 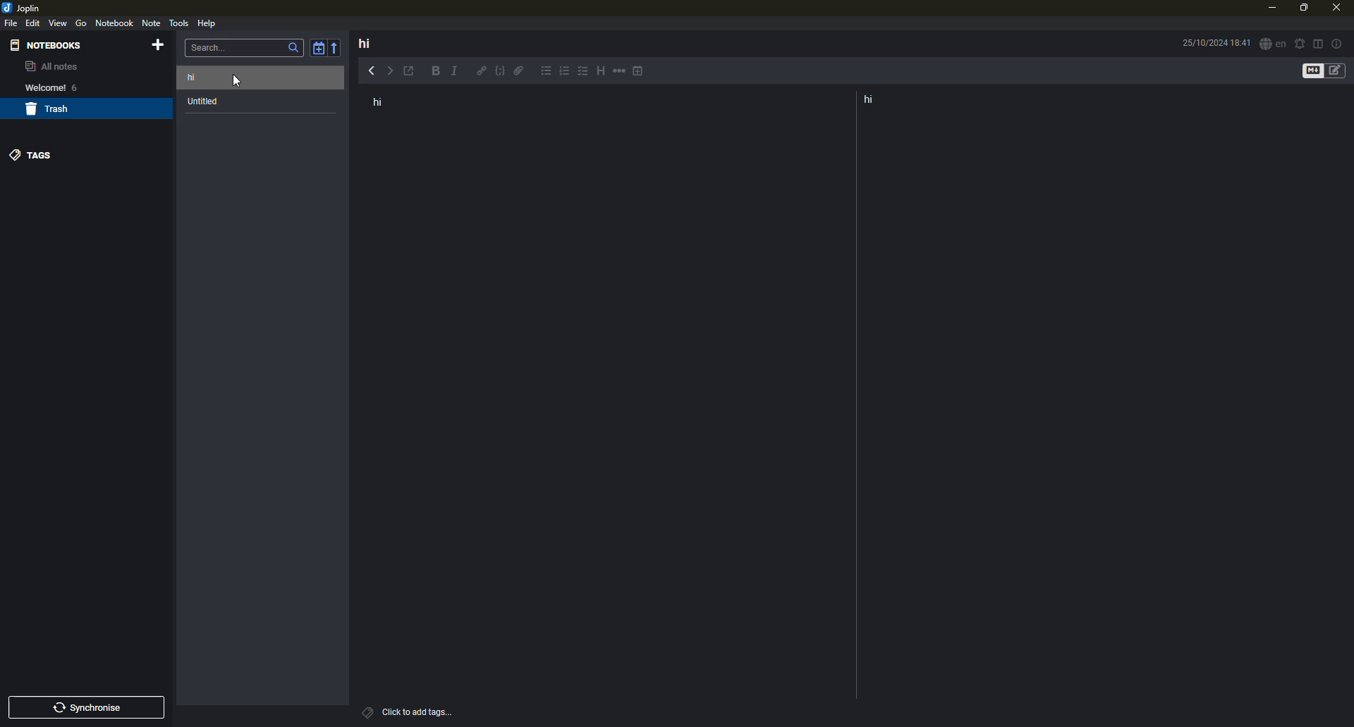 I want to click on set alarm, so click(x=1299, y=42).